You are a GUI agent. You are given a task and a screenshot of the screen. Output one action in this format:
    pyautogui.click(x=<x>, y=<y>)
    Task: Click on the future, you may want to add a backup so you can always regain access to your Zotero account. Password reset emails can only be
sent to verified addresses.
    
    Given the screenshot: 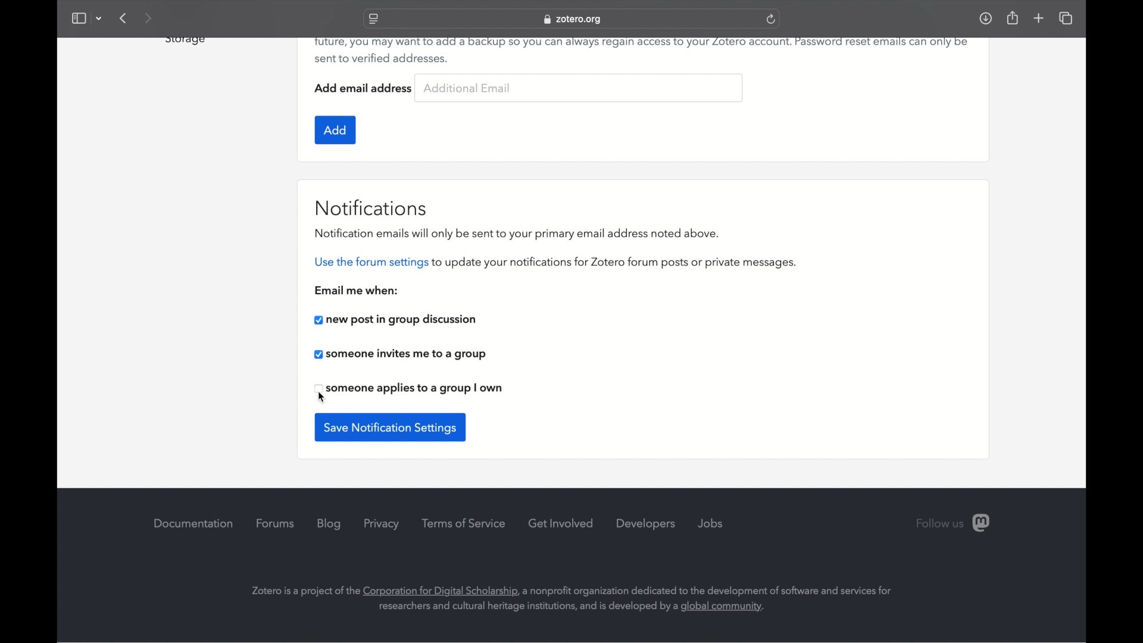 What is the action you would take?
    pyautogui.click(x=642, y=51)
    